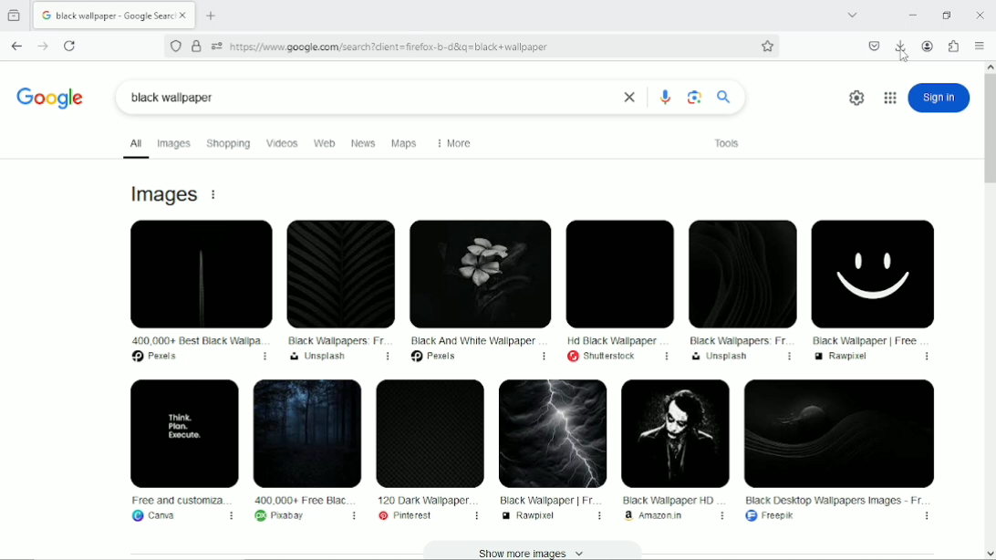  Describe the element at coordinates (662, 98) in the screenshot. I see `google mic` at that location.